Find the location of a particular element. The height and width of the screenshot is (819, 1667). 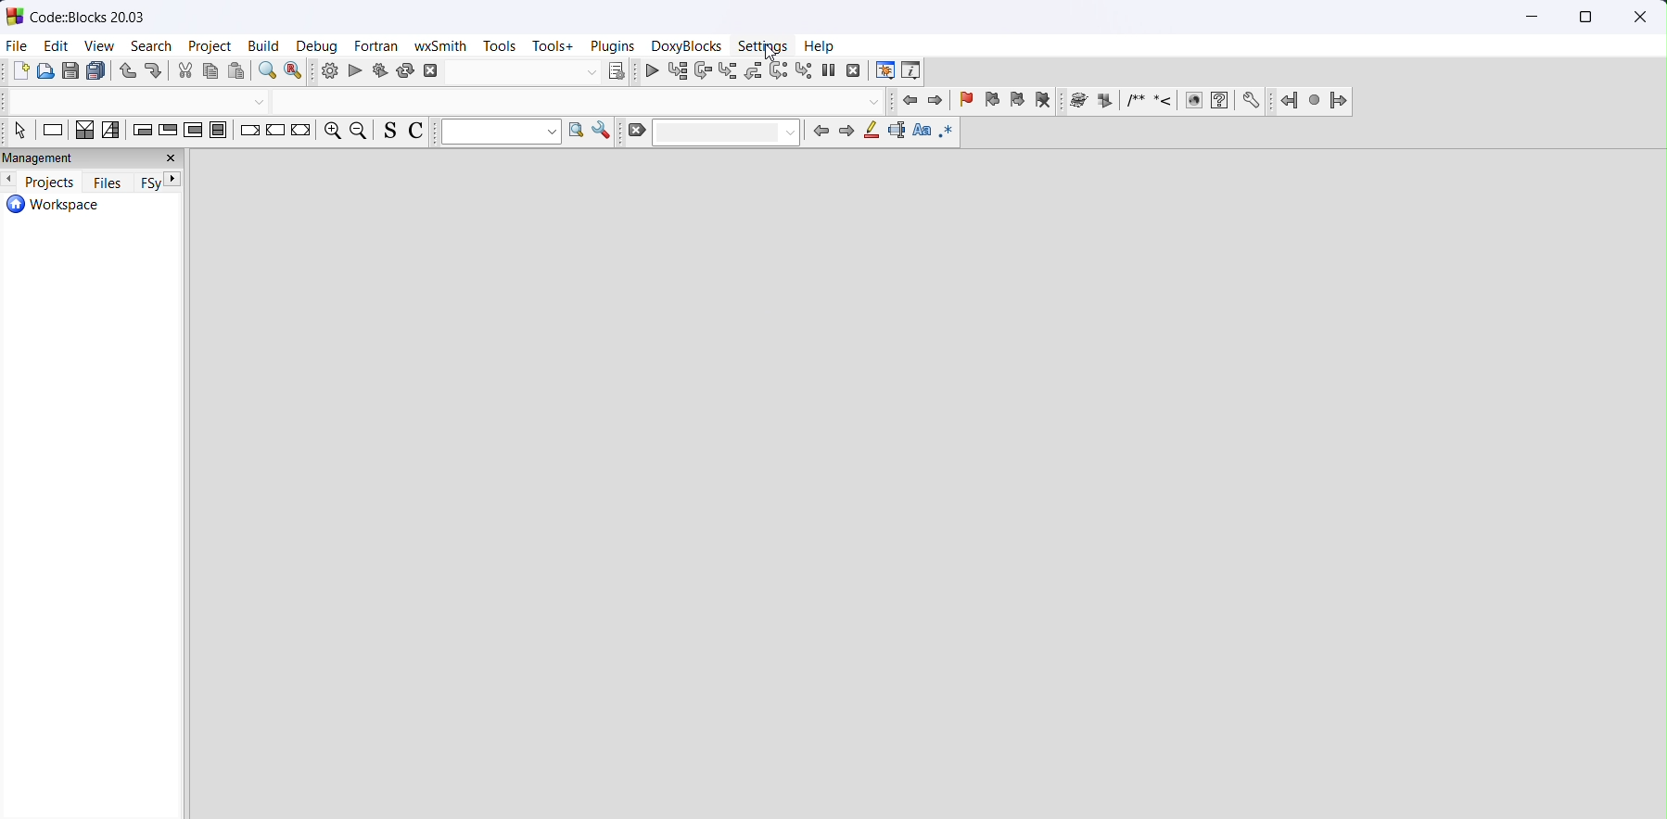

decision is located at coordinates (84, 132).